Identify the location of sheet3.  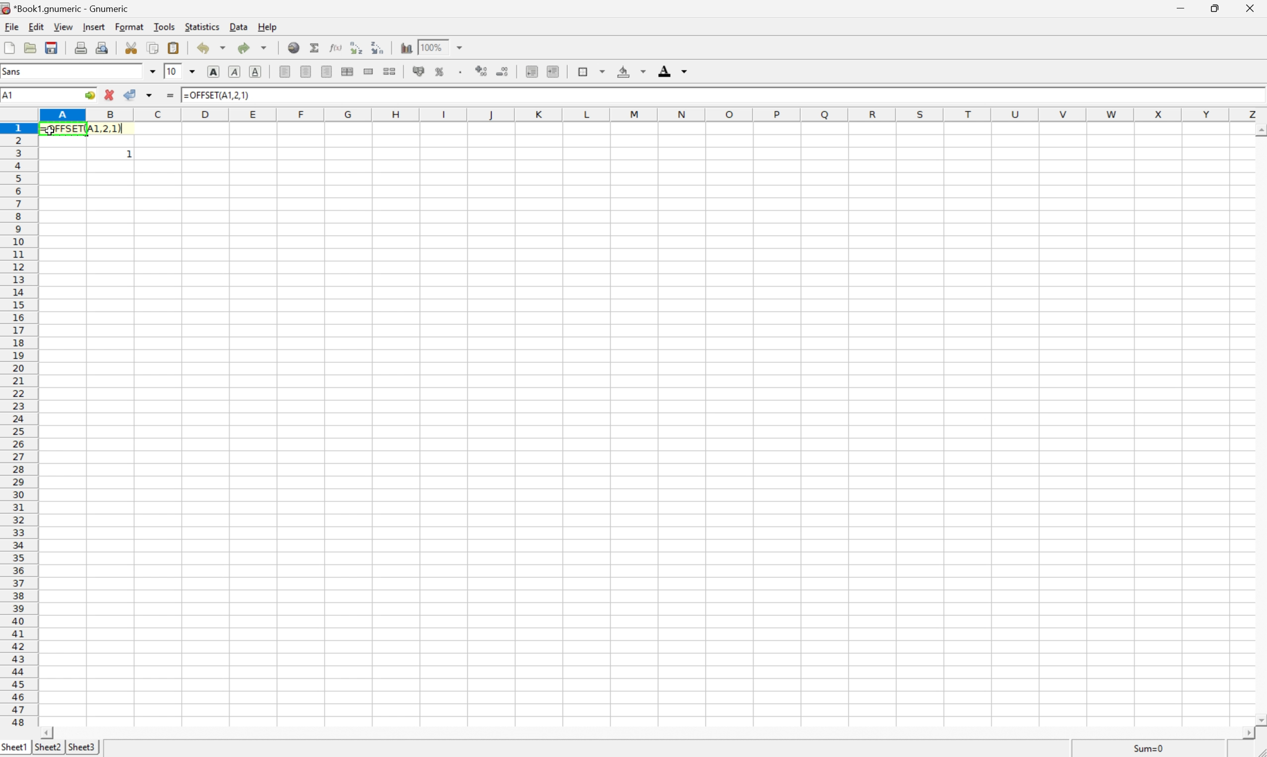
(83, 749).